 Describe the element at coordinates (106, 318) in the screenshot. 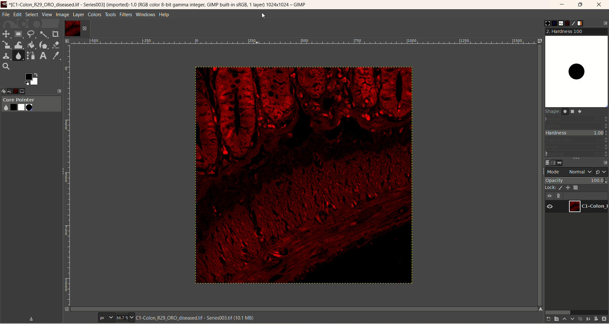

I see `pixel` at that location.